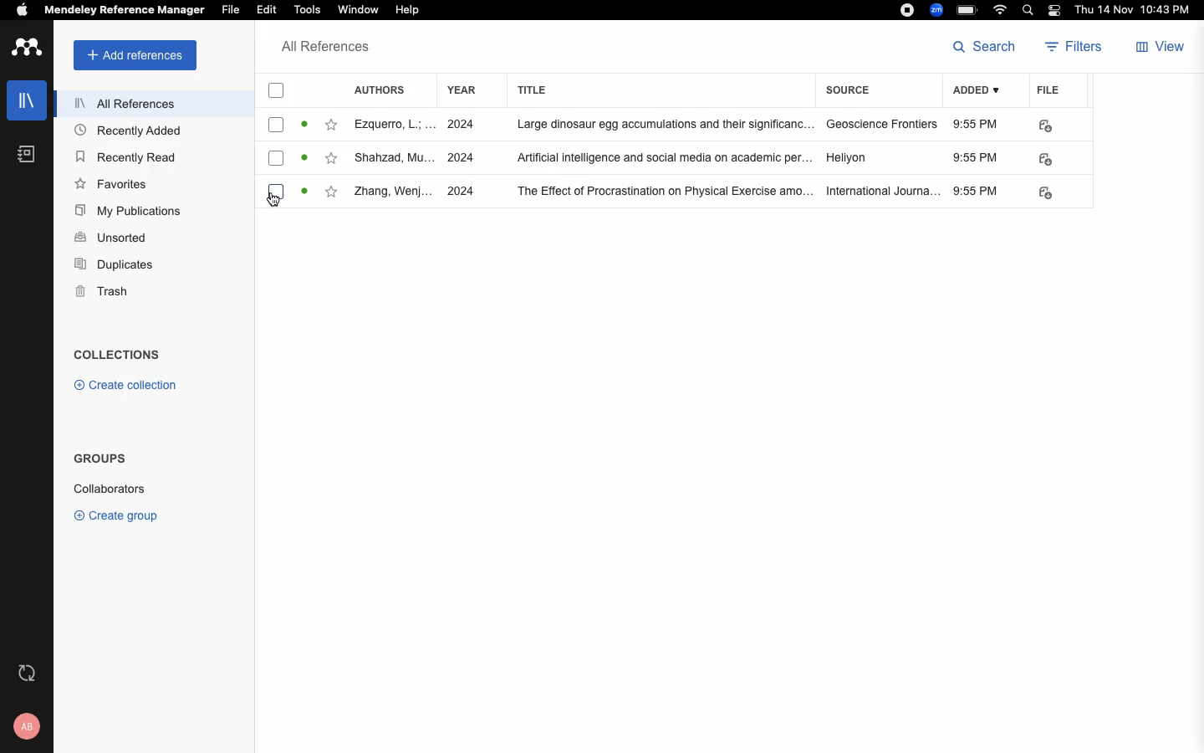 This screenshot has height=753, width=1204. What do you see at coordinates (976, 121) in the screenshot?
I see `9:55 PM` at bounding box center [976, 121].